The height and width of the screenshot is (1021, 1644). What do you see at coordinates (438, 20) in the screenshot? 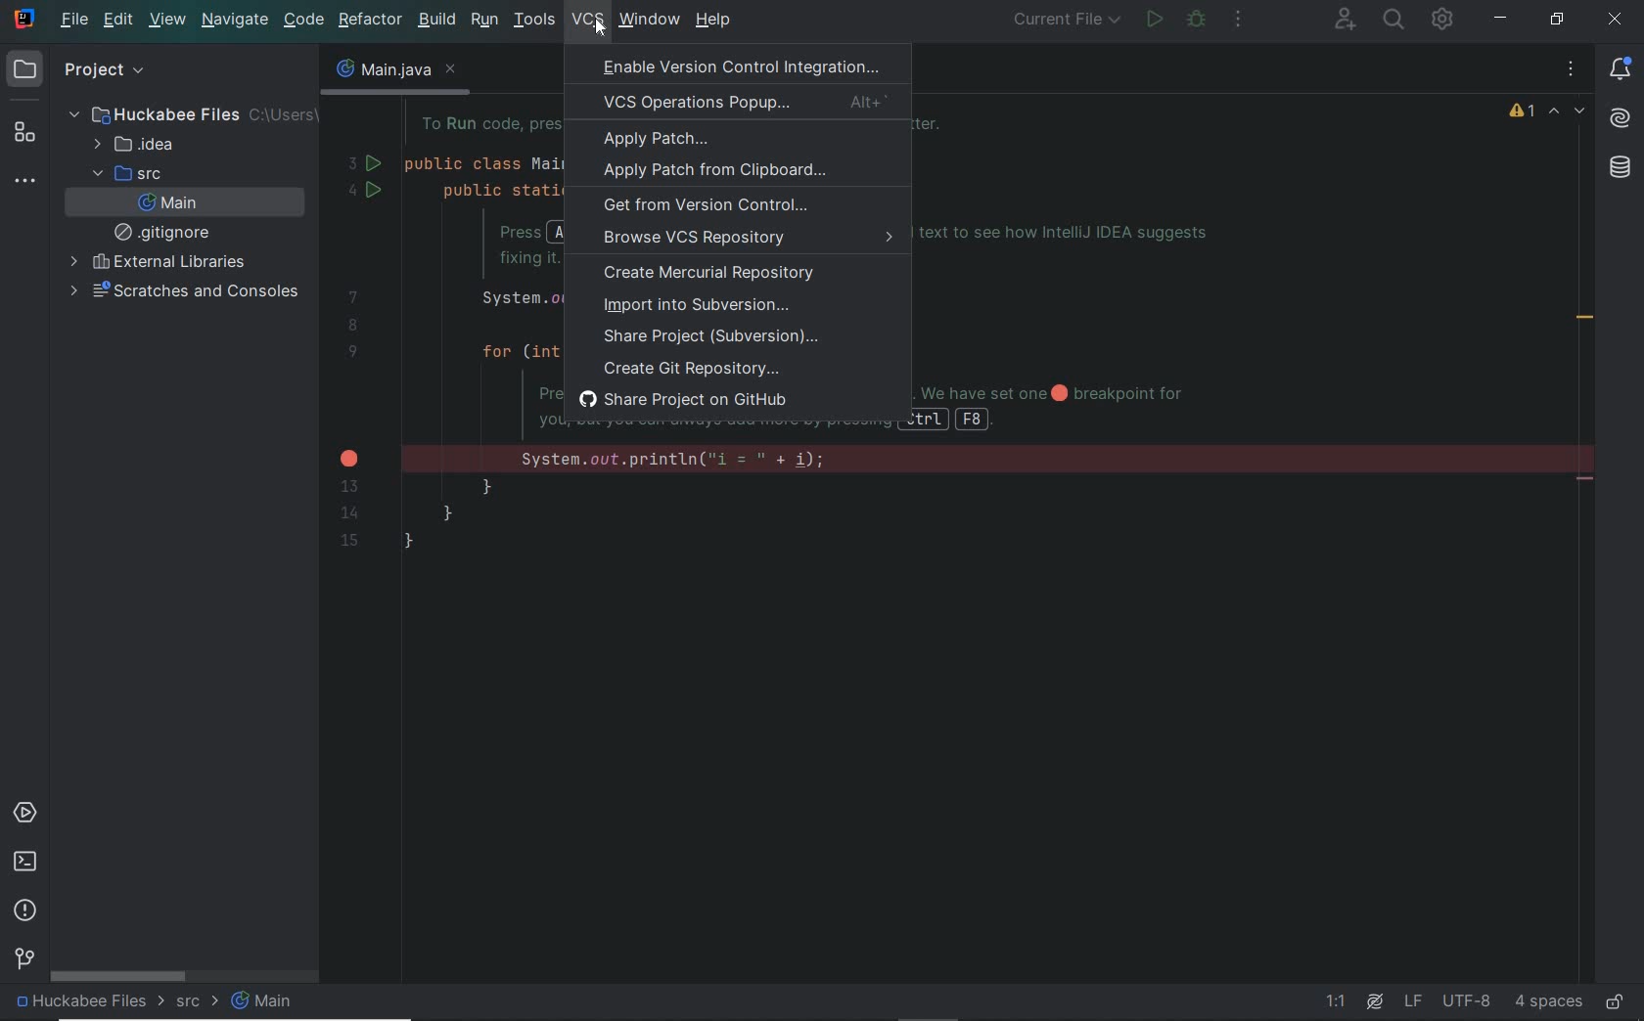
I see `build` at bounding box center [438, 20].